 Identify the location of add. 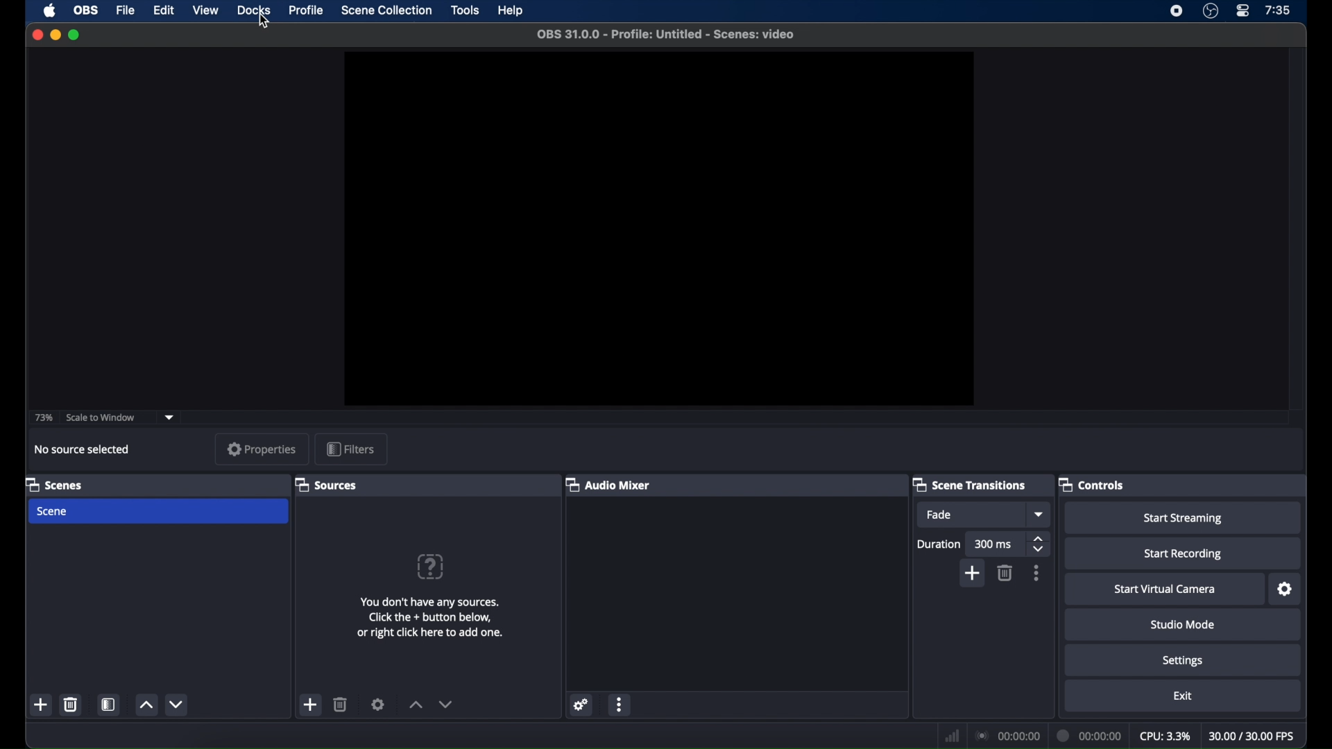
(973, 574).